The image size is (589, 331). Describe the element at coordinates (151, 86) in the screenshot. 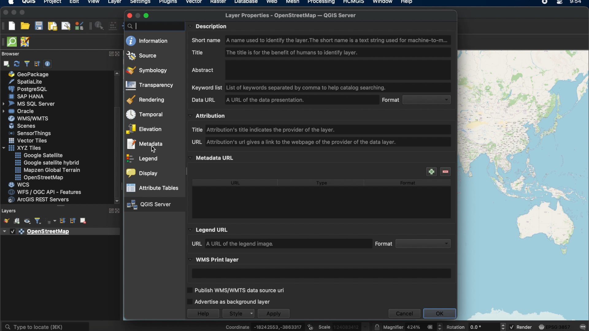

I see `transparency` at that location.